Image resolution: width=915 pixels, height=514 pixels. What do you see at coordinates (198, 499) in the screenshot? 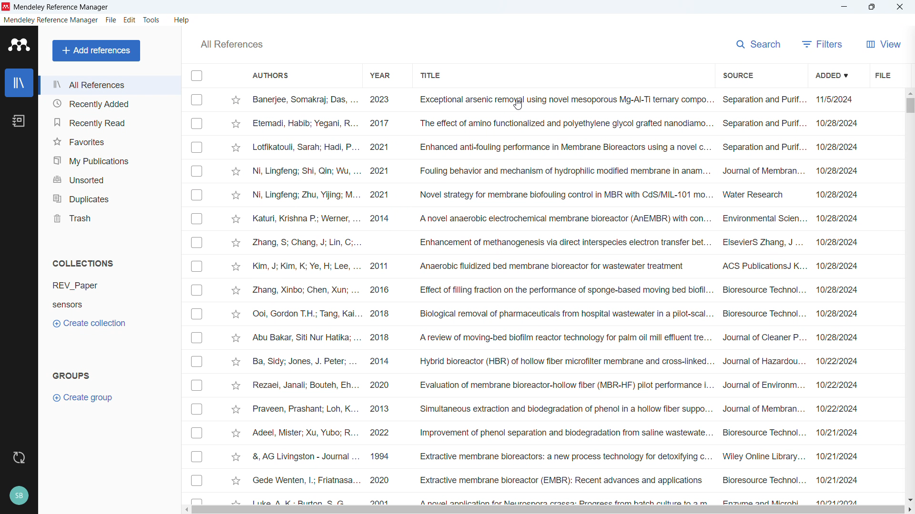
I see `click to select individual entry` at bounding box center [198, 499].